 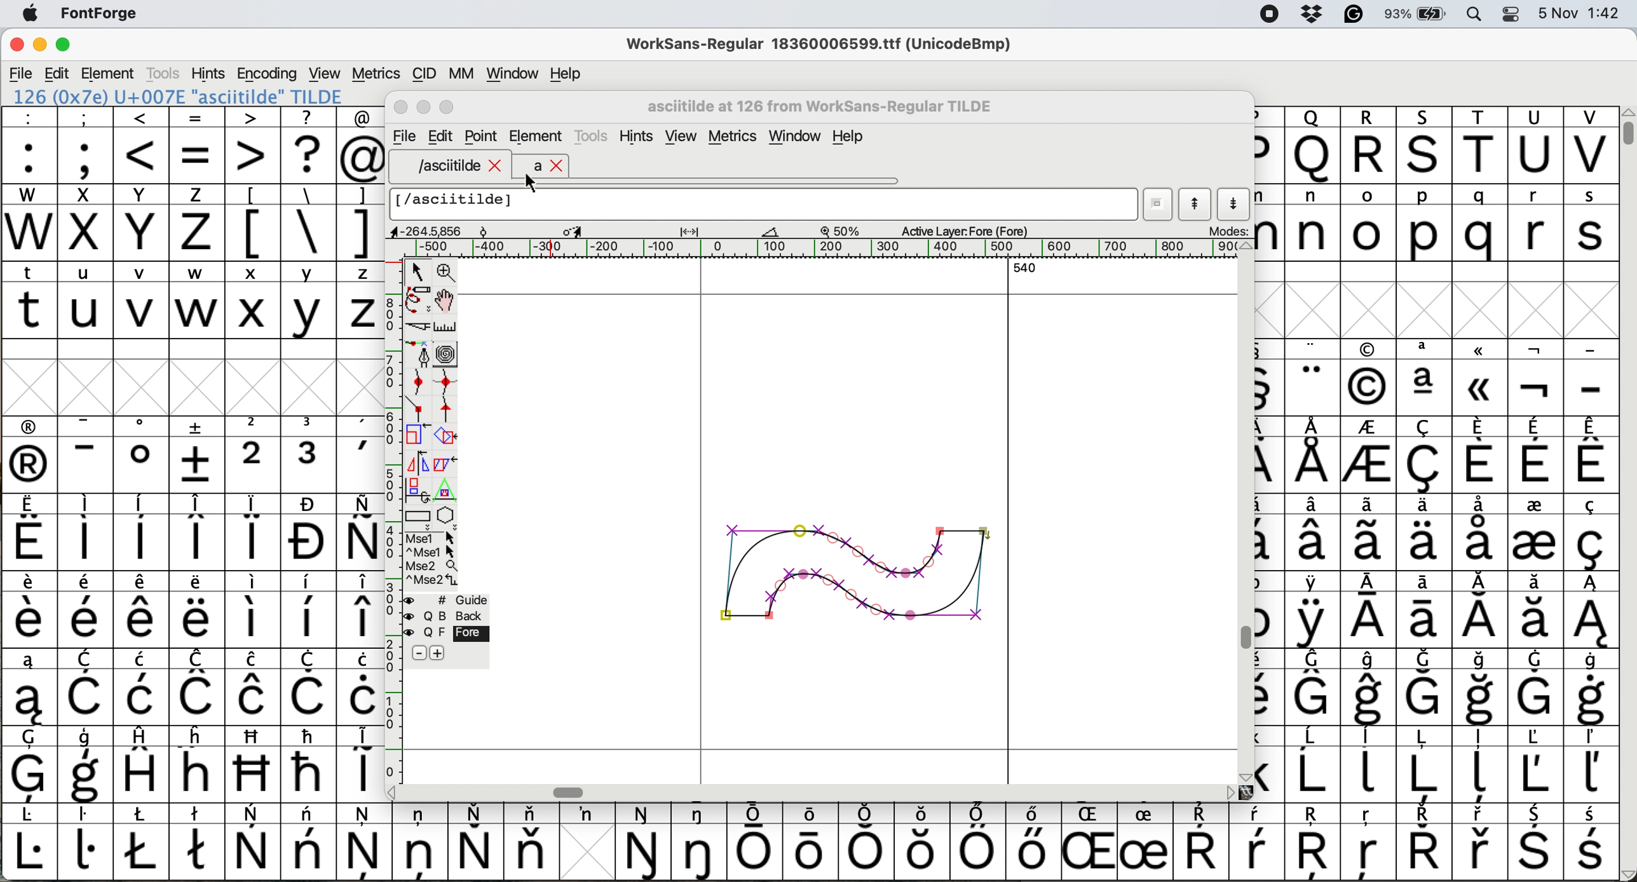 I want to click on Background, so click(x=460, y=616).